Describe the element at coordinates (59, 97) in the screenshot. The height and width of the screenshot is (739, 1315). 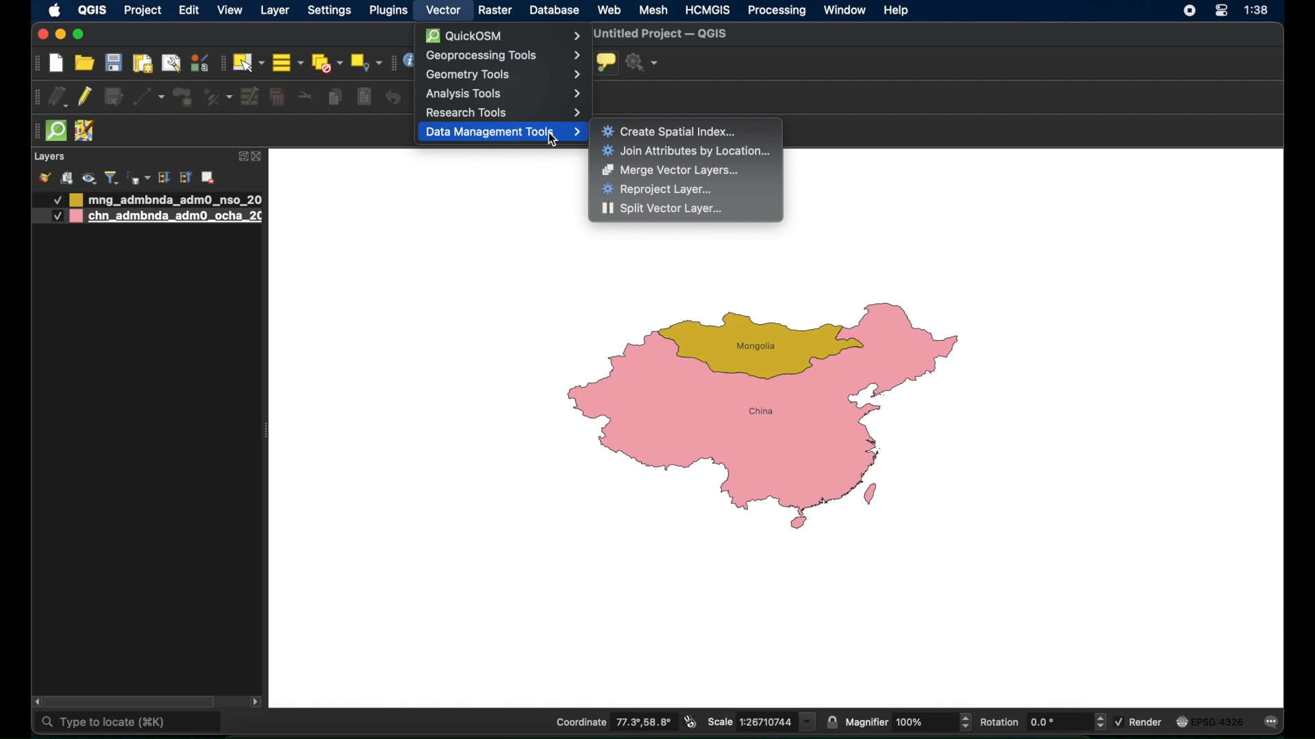
I see `current edits` at that location.